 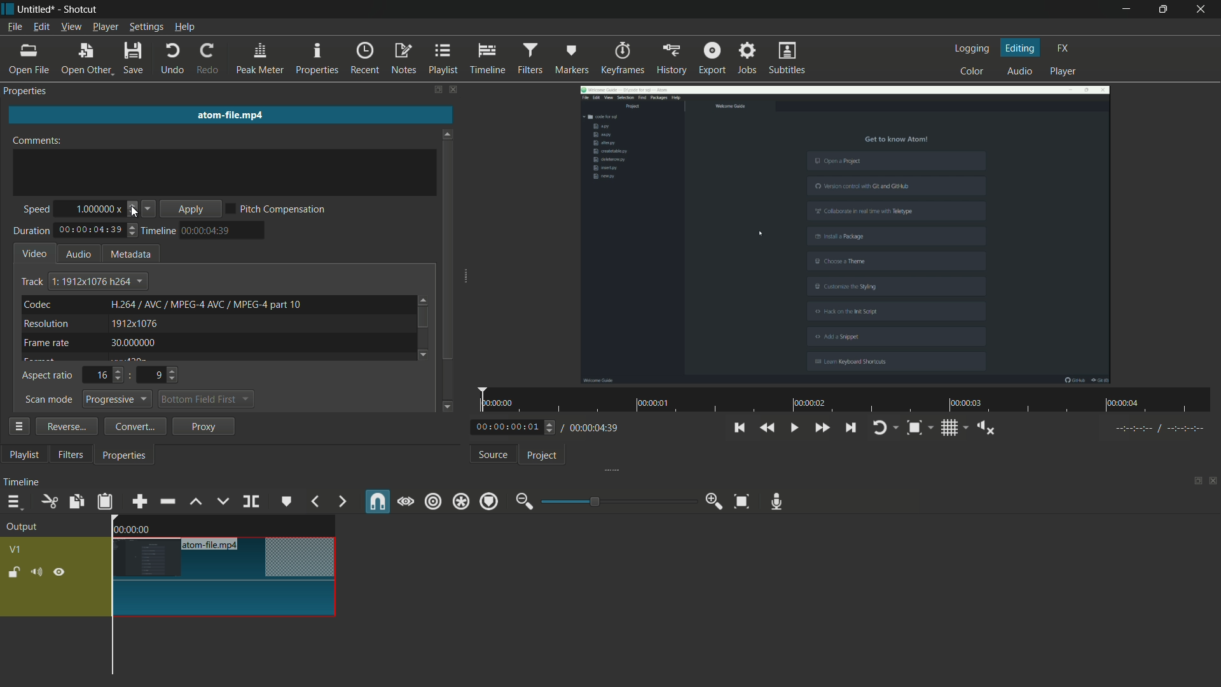 What do you see at coordinates (1063, 48) in the screenshot?
I see `fx` at bounding box center [1063, 48].